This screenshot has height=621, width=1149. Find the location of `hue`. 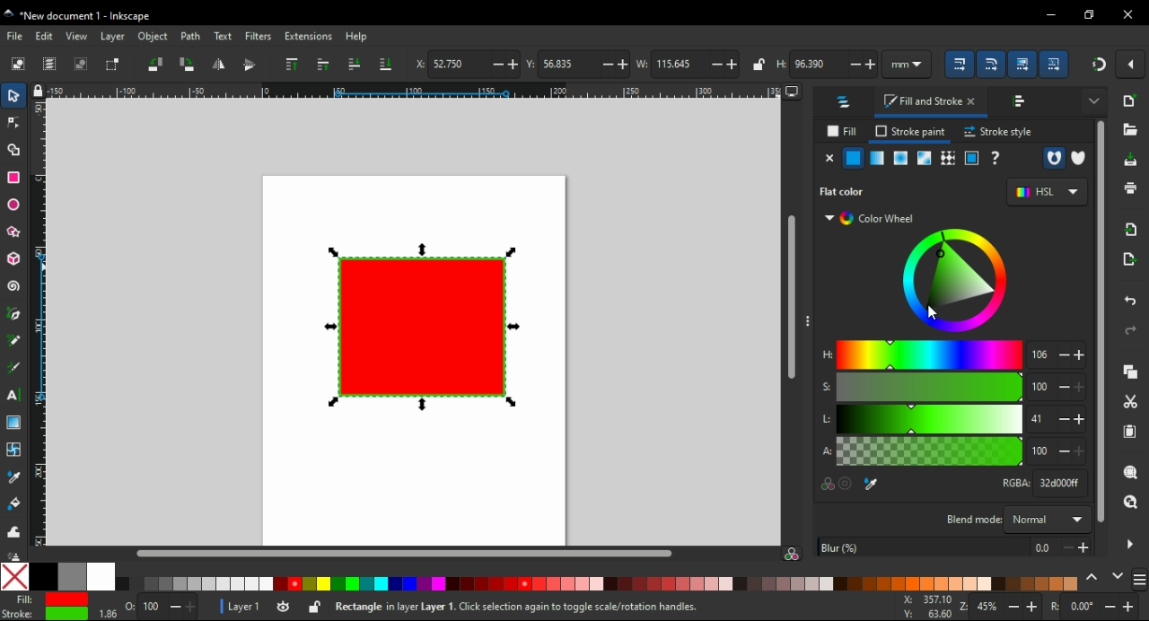

hue is located at coordinates (930, 354).